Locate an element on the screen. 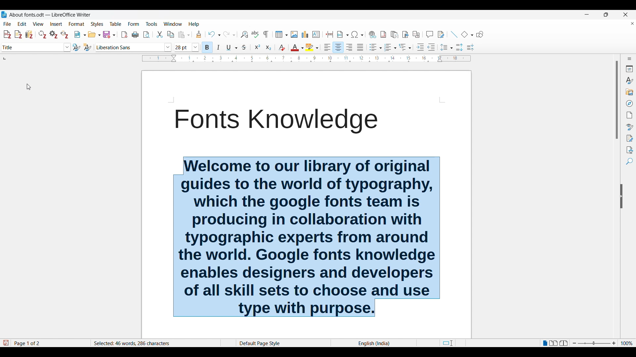  Insert field is located at coordinates (343, 34).